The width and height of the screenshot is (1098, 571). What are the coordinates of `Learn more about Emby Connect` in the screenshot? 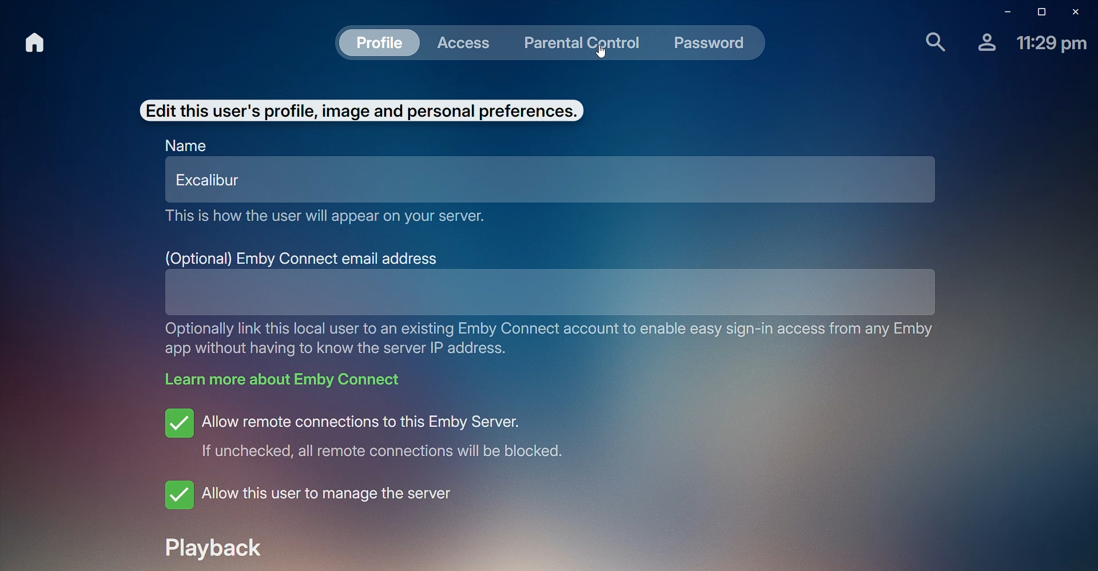 It's located at (286, 383).